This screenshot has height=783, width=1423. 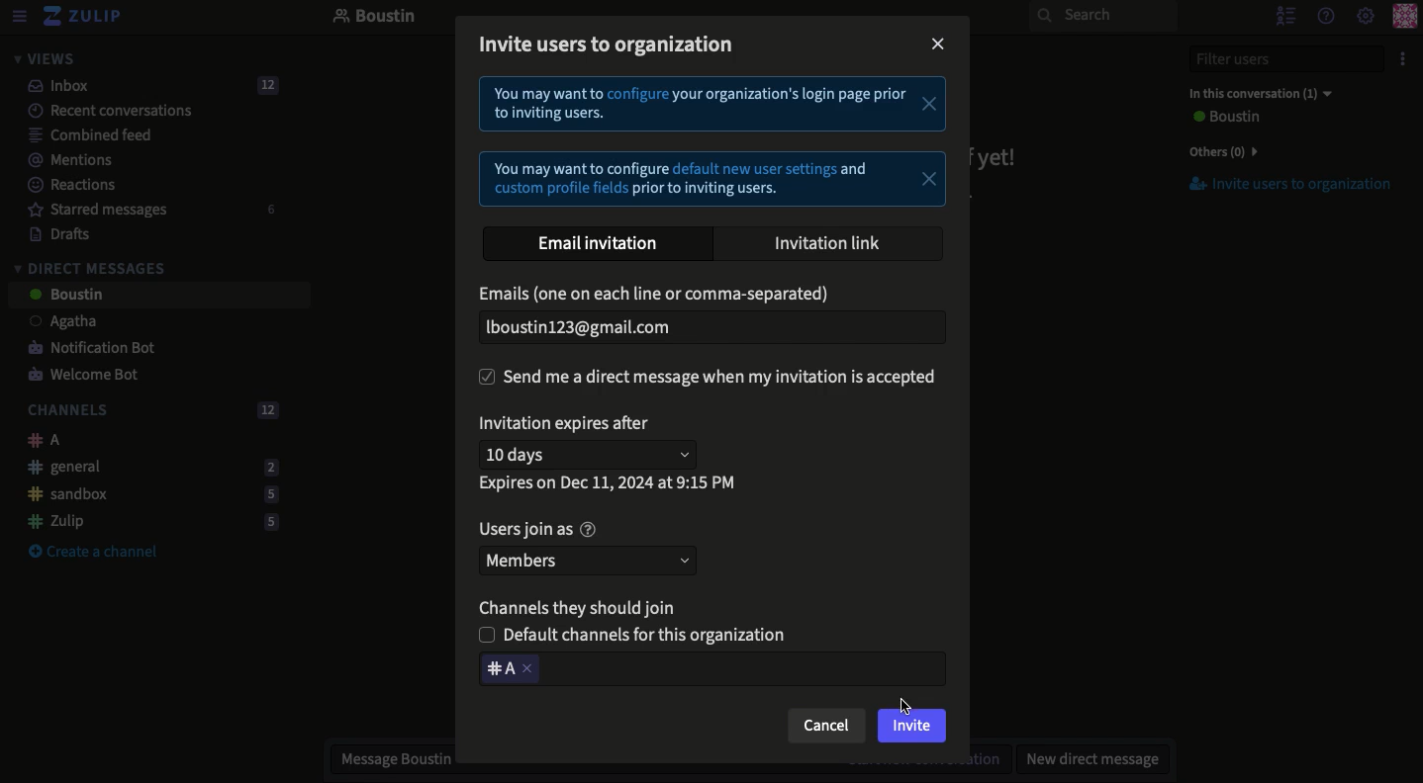 I want to click on Email invitation , so click(x=601, y=244).